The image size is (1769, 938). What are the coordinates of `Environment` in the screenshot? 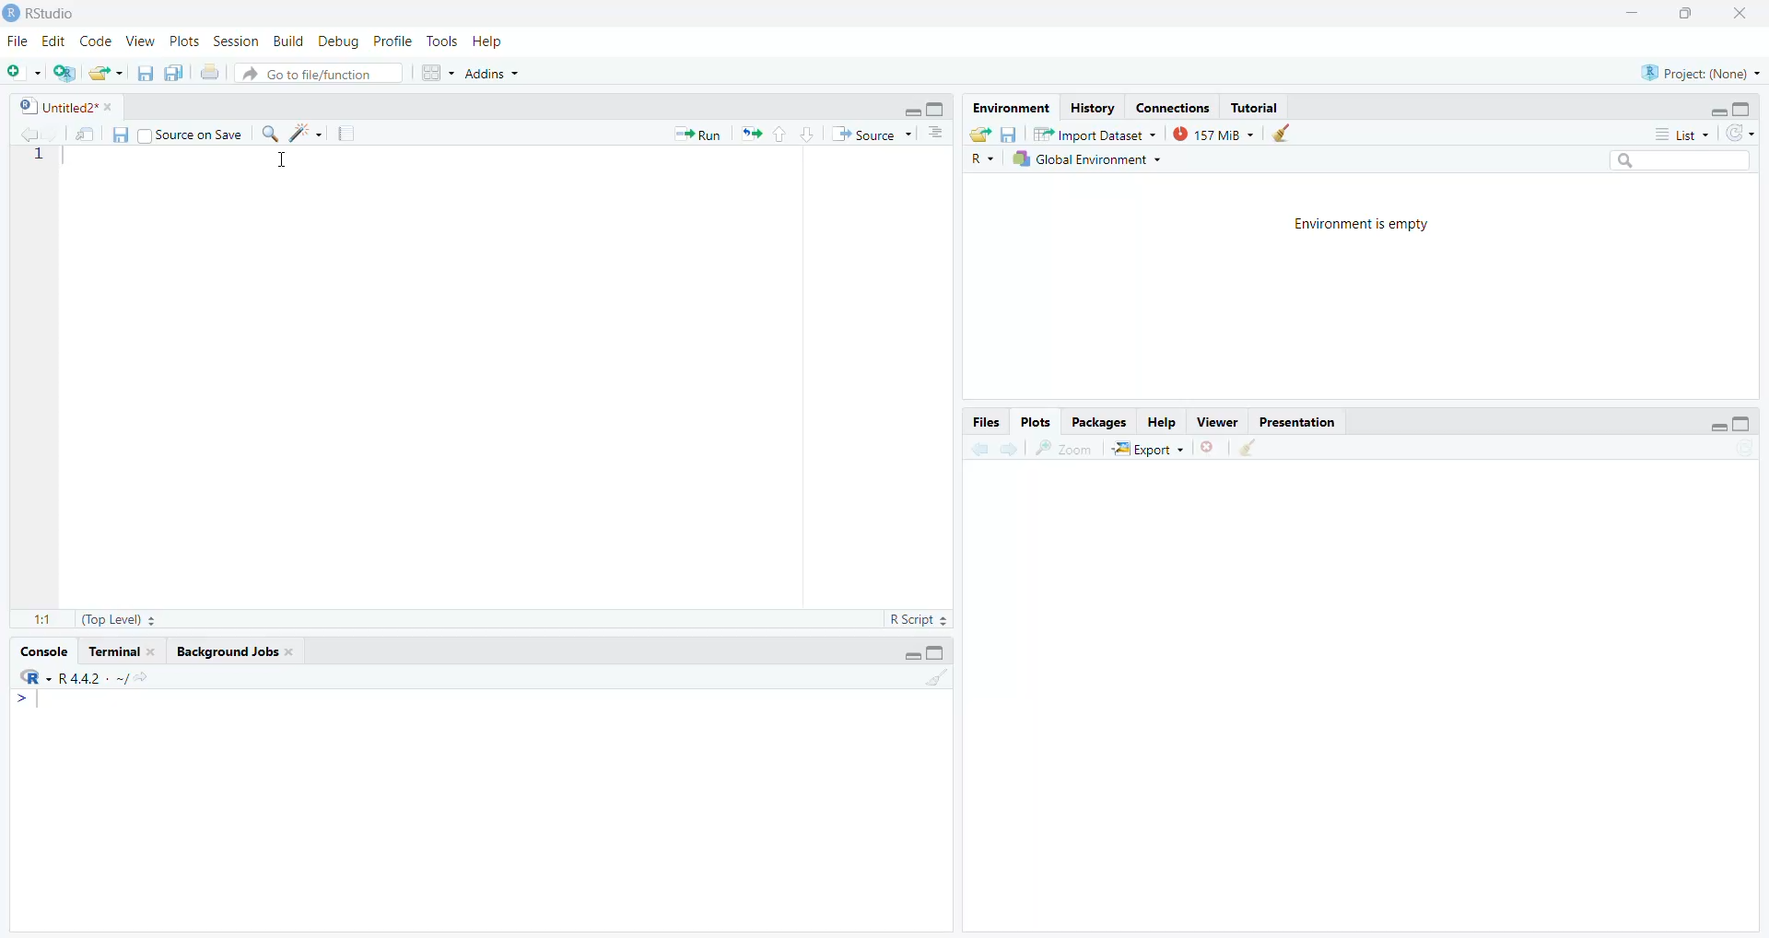 It's located at (1011, 107).